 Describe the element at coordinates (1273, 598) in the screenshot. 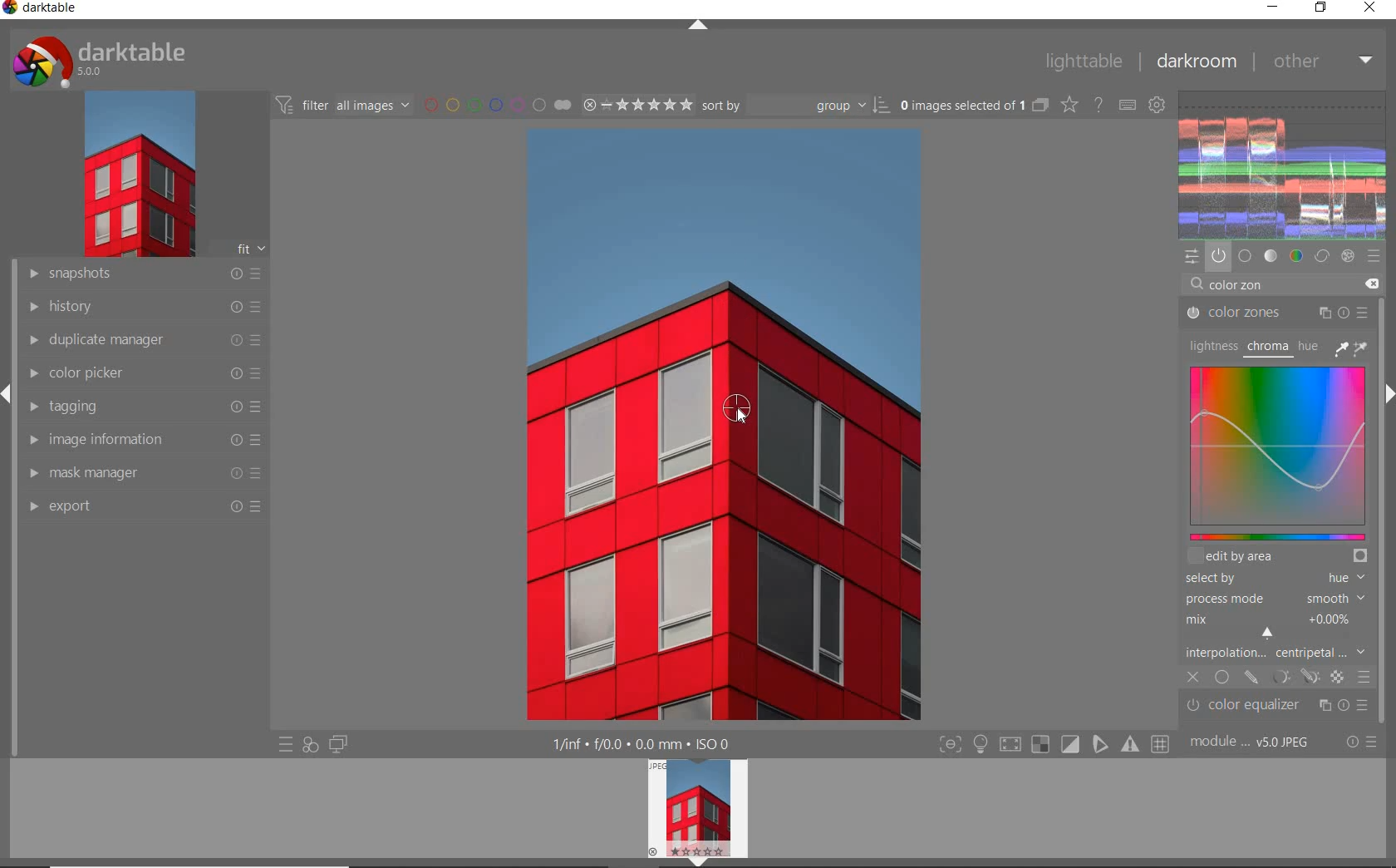

I see `PROCESS MODE` at that location.